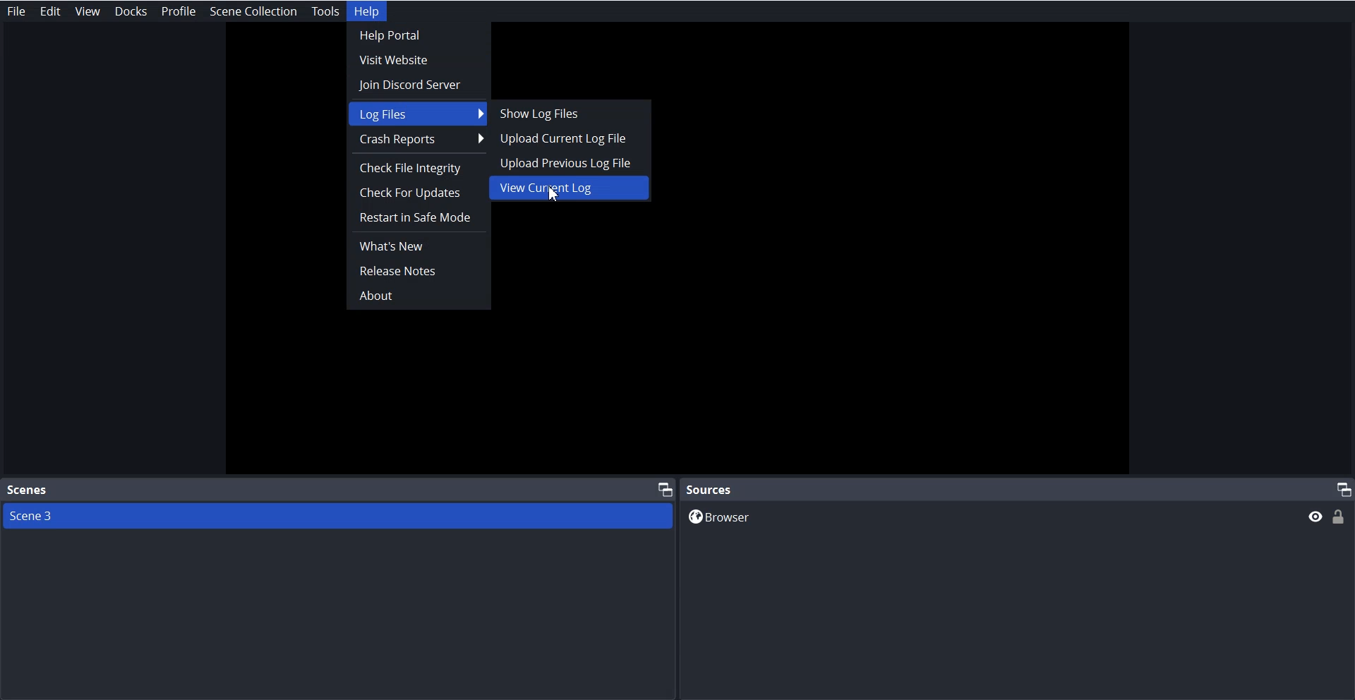  What do you see at coordinates (416, 295) in the screenshot?
I see `About` at bounding box center [416, 295].